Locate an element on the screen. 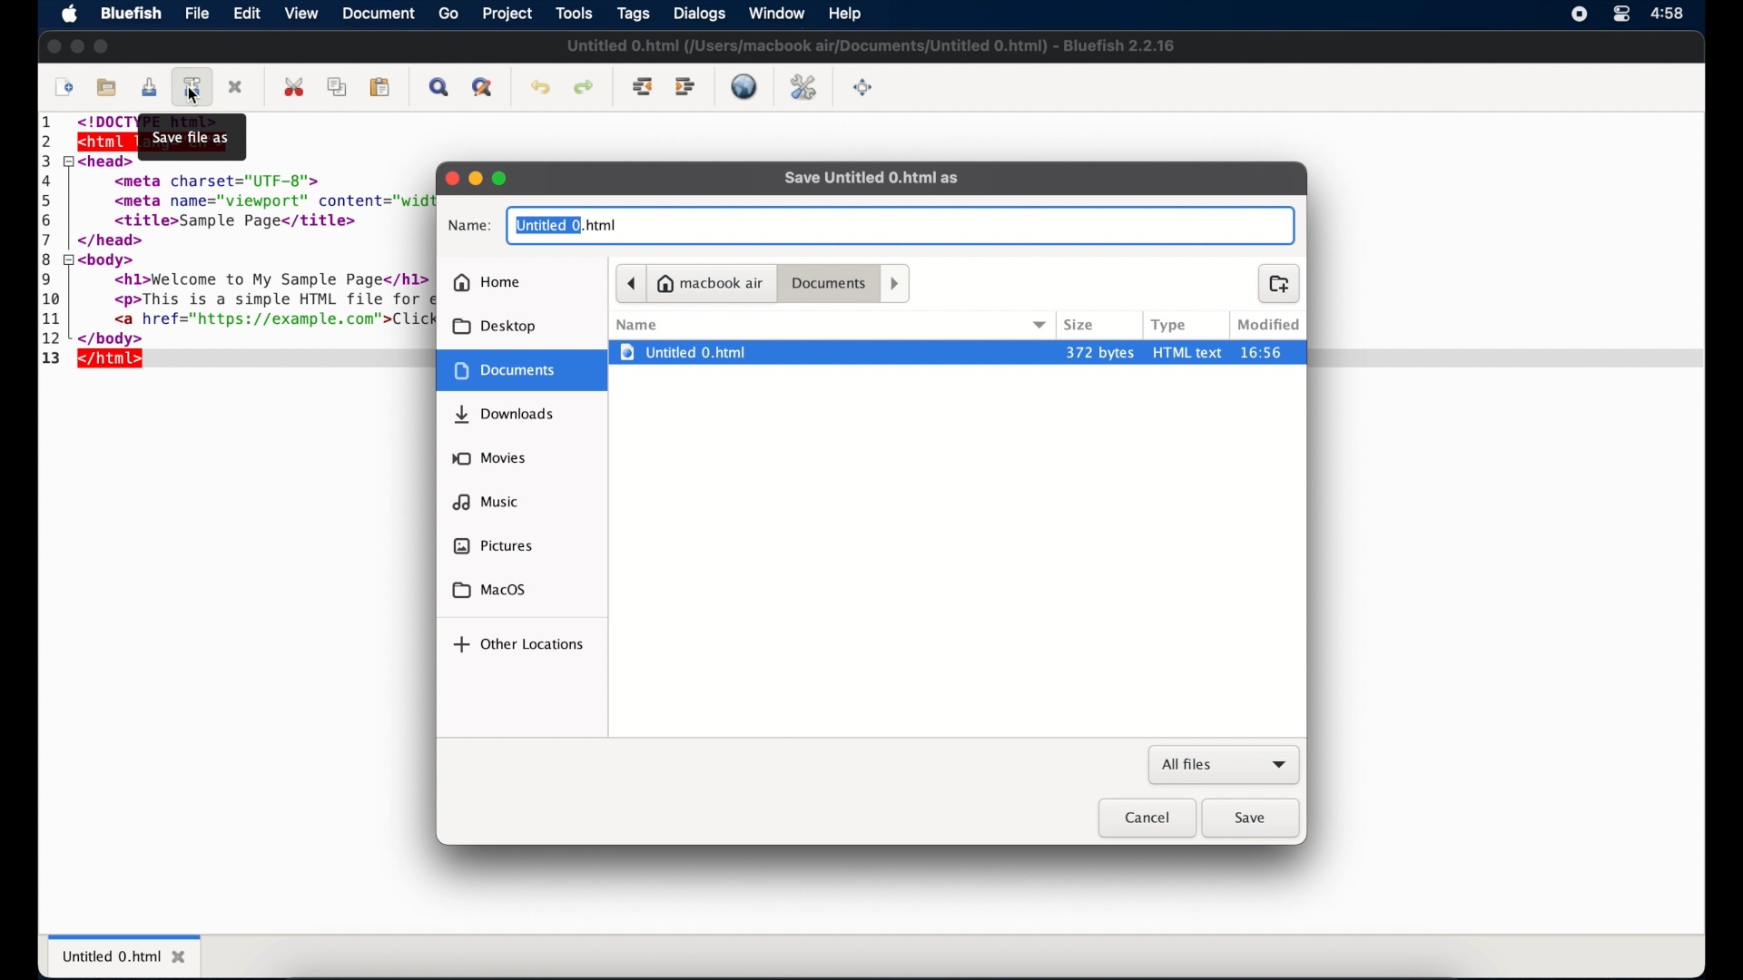 The width and height of the screenshot is (1743, 980). 7 is located at coordinates (51, 239).